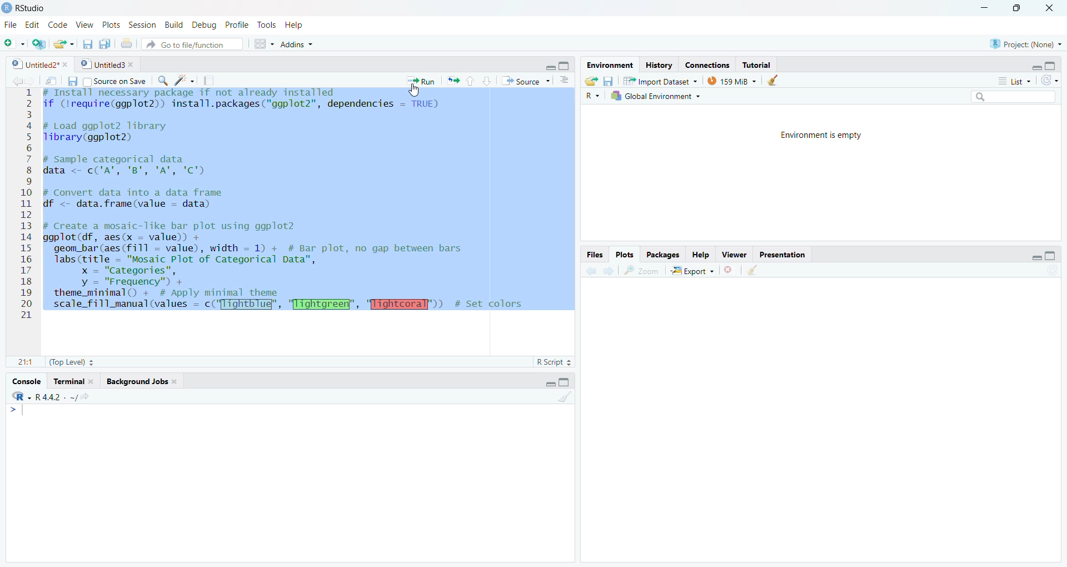 The height and width of the screenshot is (567, 1067). What do you see at coordinates (729, 270) in the screenshot?
I see `Delete` at bounding box center [729, 270].